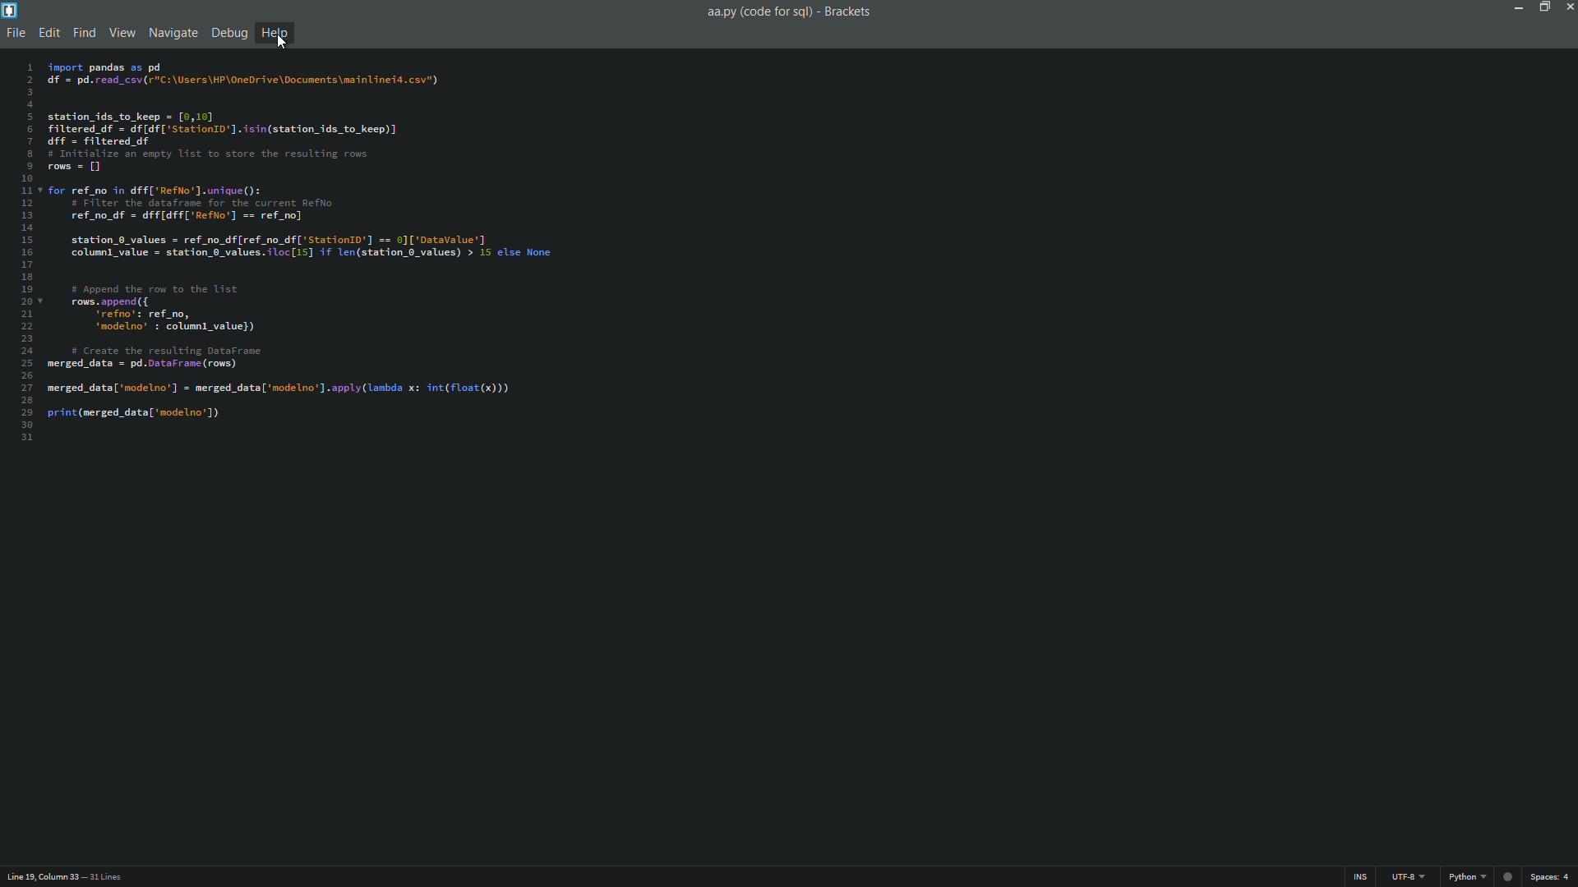 The image size is (1578, 887). What do you see at coordinates (83, 34) in the screenshot?
I see `find menu` at bounding box center [83, 34].